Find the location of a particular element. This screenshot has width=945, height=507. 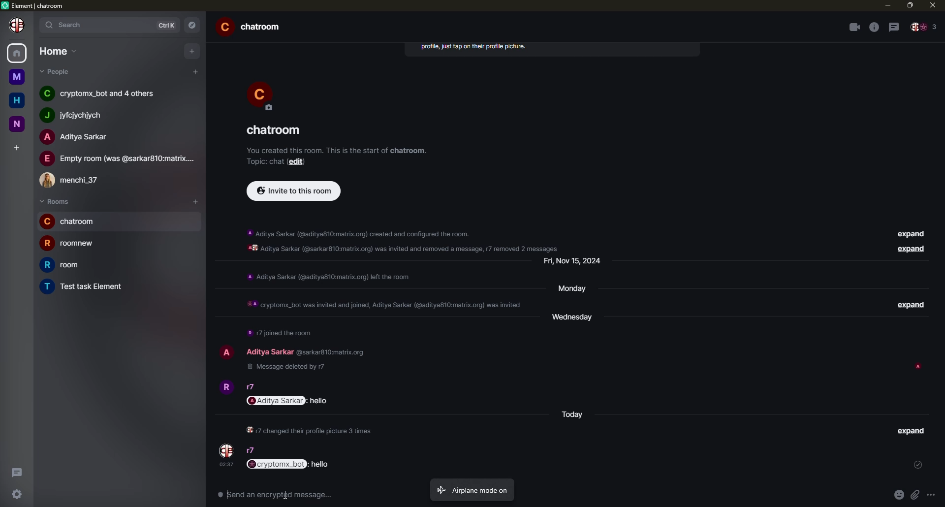

invite to this room is located at coordinates (293, 191).